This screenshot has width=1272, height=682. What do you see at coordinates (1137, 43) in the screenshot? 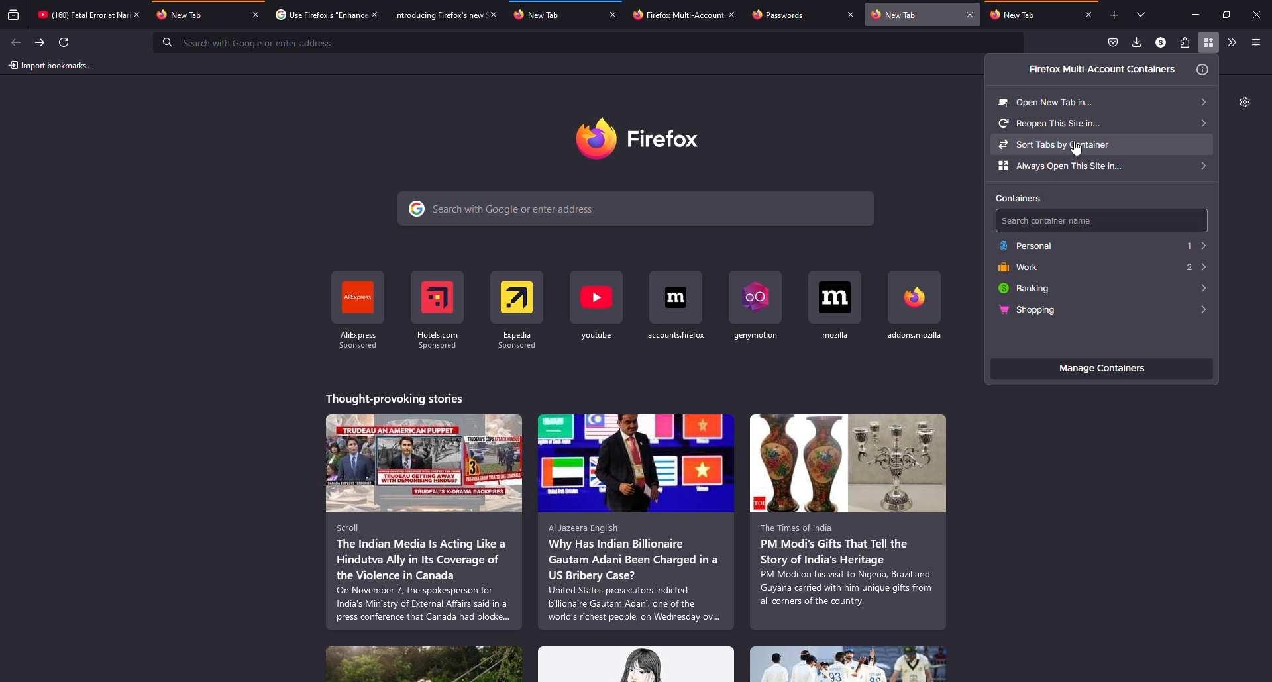
I see `downloads` at bounding box center [1137, 43].